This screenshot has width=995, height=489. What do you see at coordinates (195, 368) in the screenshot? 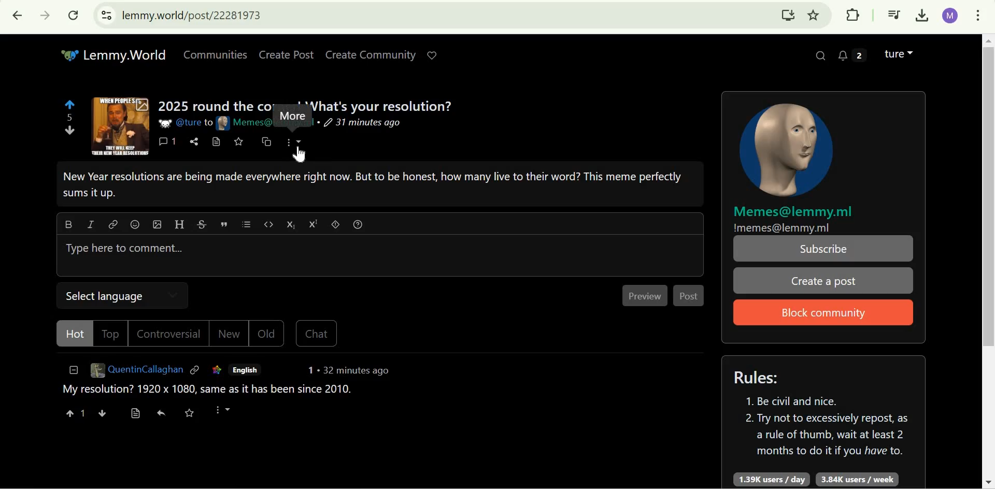
I see `link` at bounding box center [195, 368].